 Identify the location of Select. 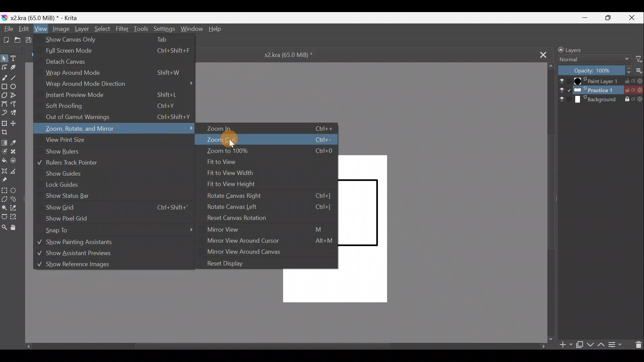
(102, 29).